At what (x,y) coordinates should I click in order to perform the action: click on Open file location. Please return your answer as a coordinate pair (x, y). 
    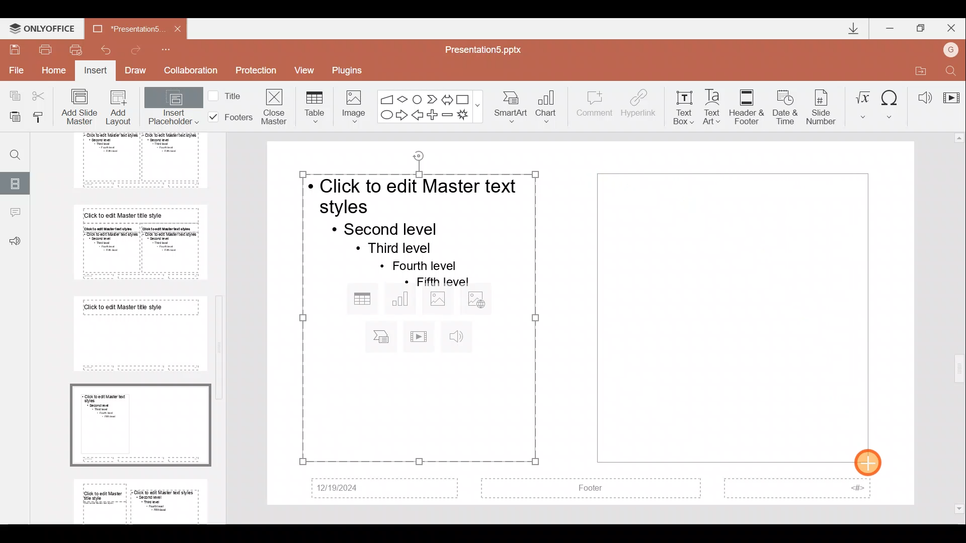
    Looking at the image, I should click on (918, 69).